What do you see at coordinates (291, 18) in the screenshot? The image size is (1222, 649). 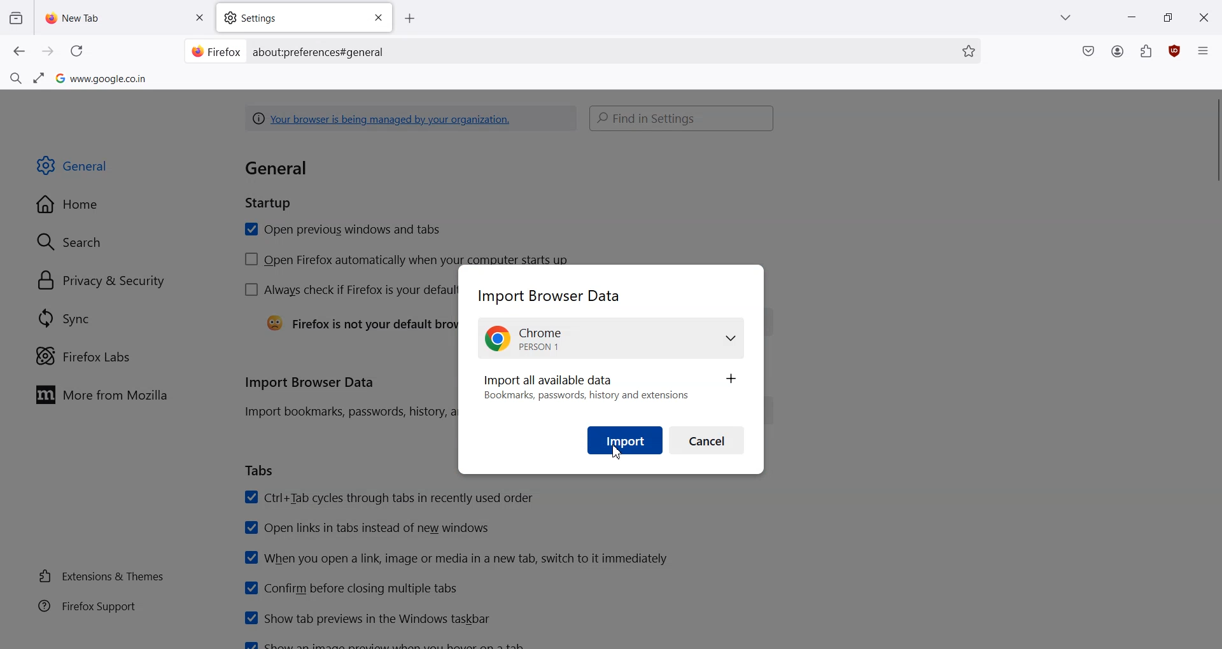 I see `Settings` at bounding box center [291, 18].